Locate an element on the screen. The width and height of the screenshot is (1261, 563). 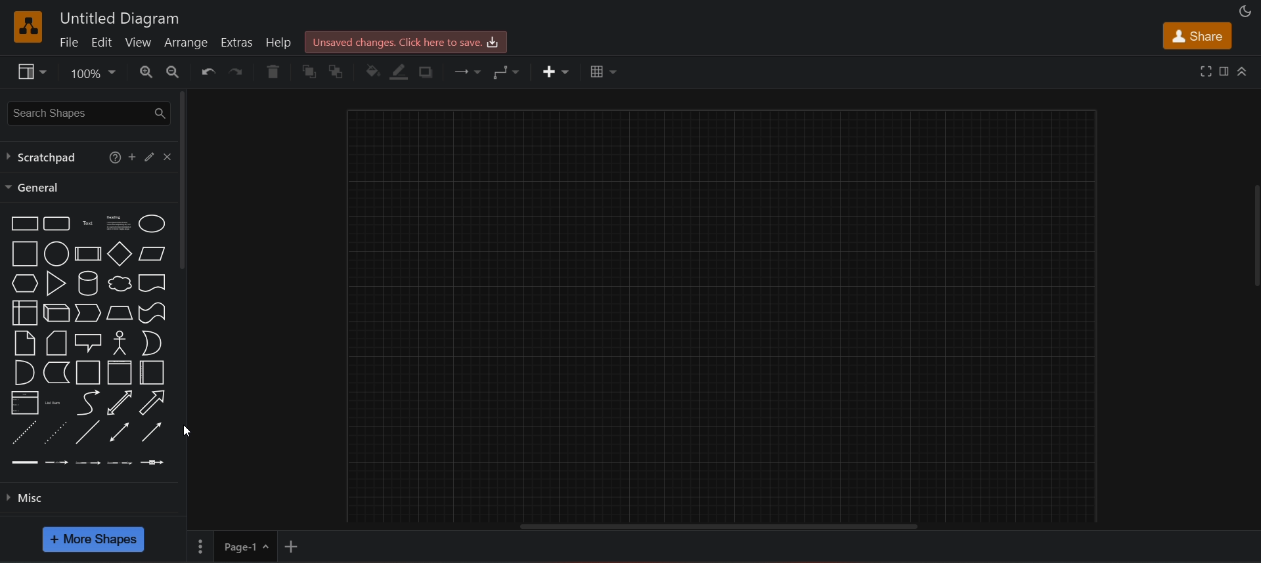
extras is located at coordinates (239, 41).